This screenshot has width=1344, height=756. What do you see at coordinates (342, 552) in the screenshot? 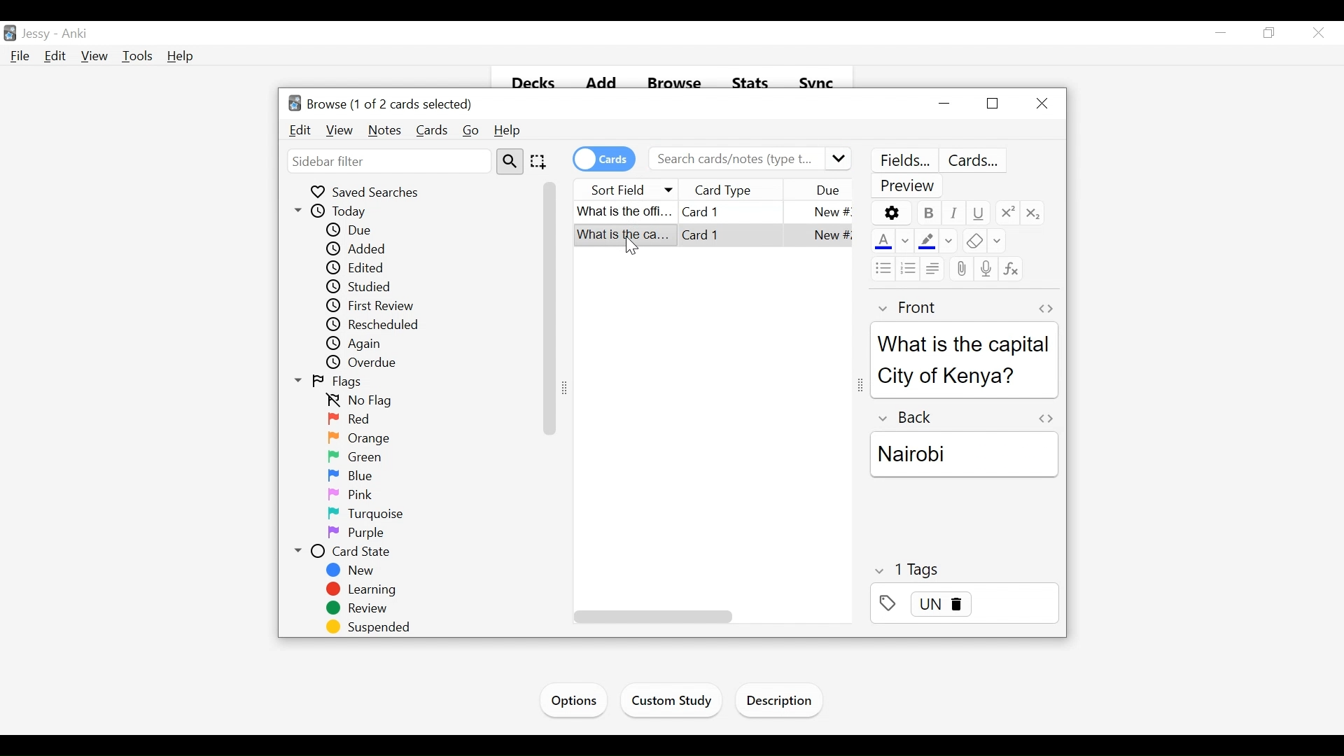
I see `Card State` at bounding box center [342, 552].